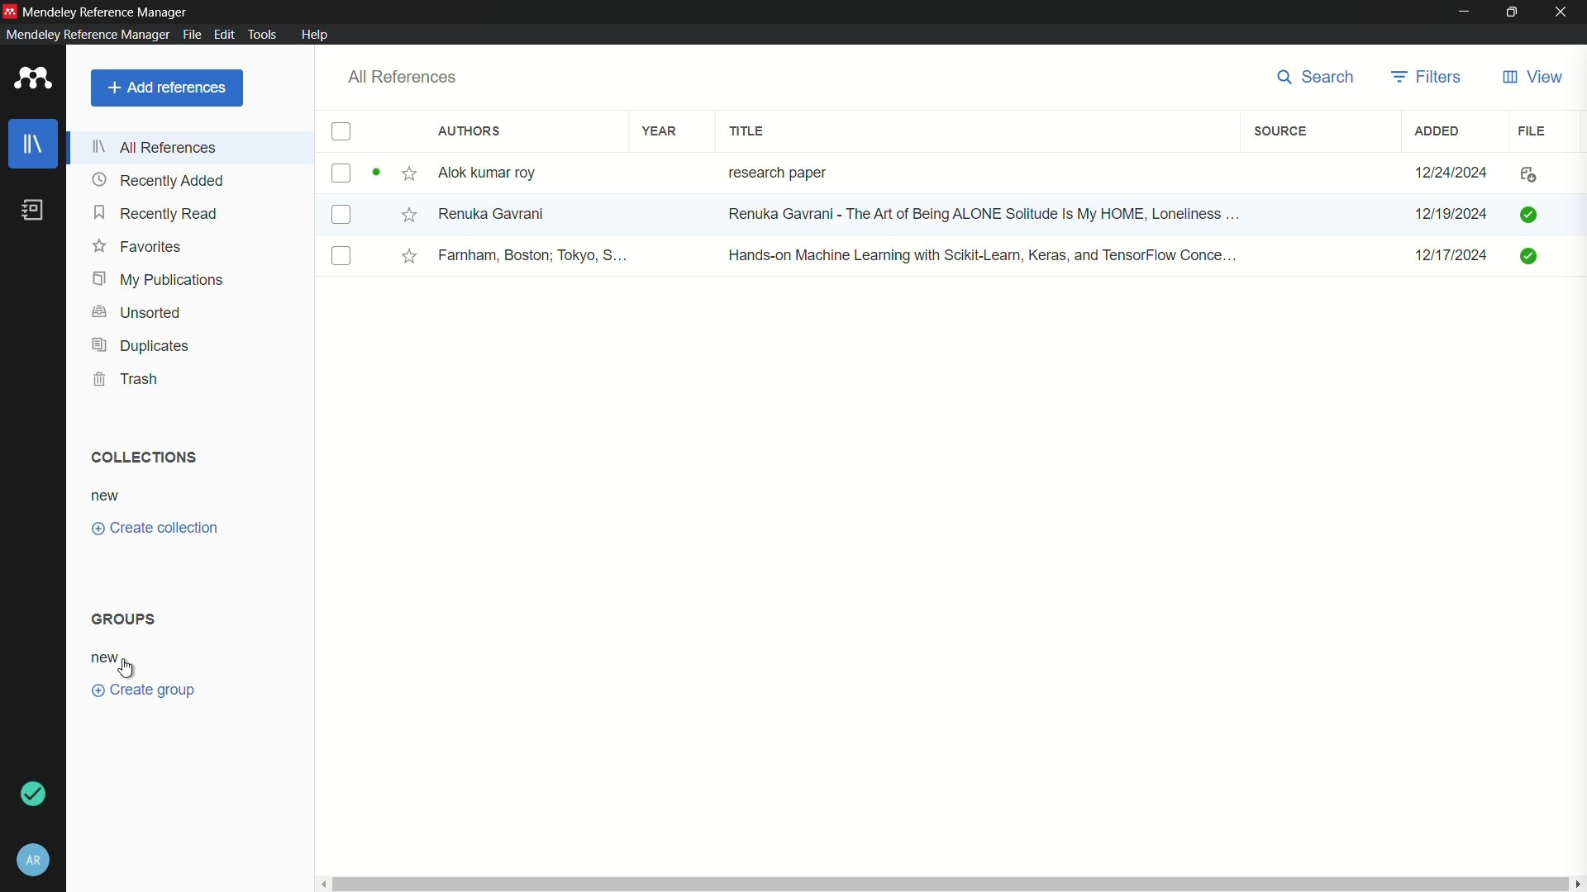  What do you see at coordinates (84, 35) in the screenshot?
I see `app name` at bounding box center [84, 35].